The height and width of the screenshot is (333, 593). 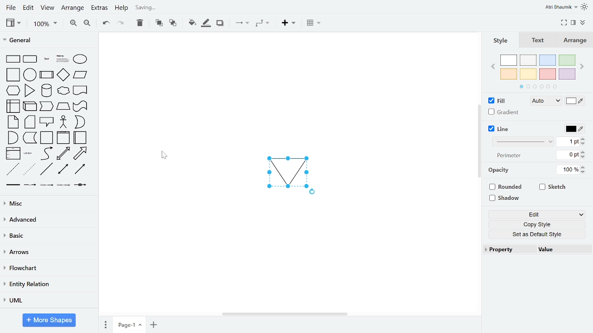 I want to click on connector, so click(x=242, y=23).